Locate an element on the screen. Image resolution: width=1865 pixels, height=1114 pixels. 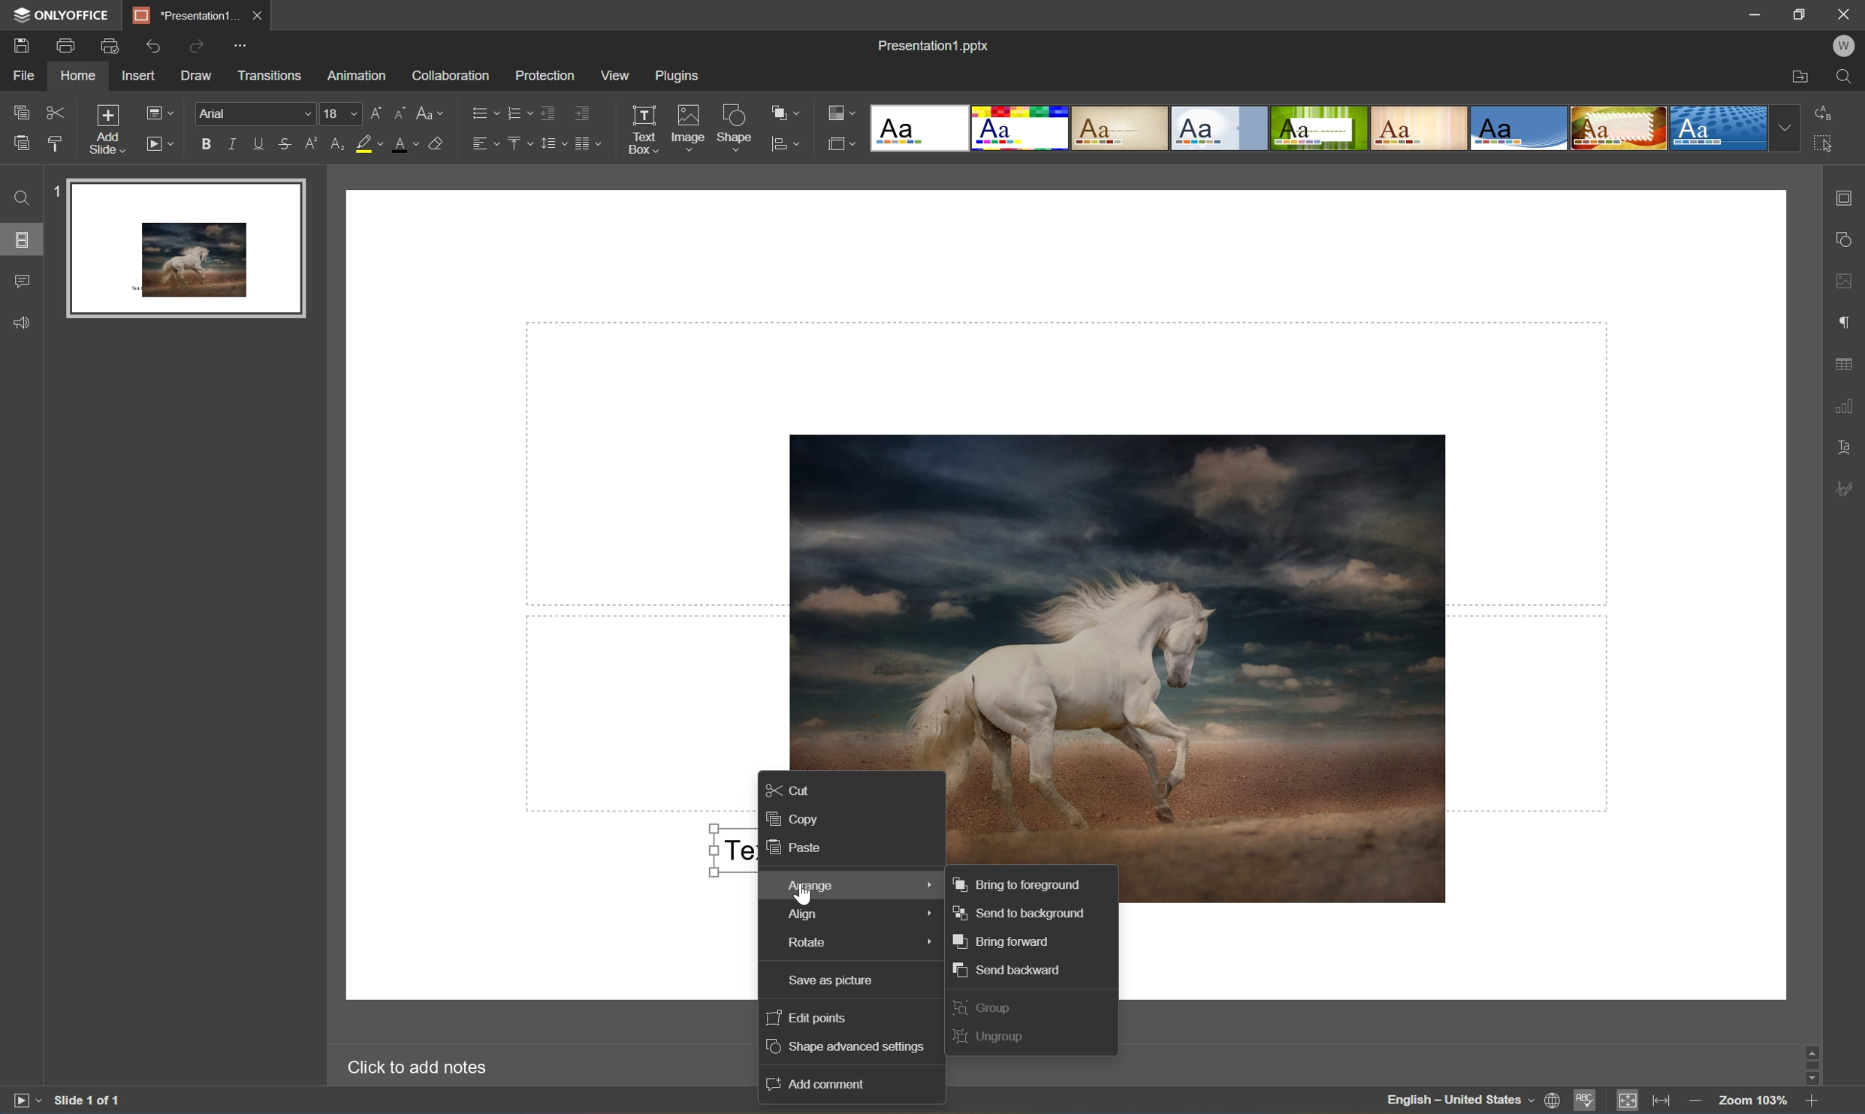
Minimize is located at coordinates (1745, 14).